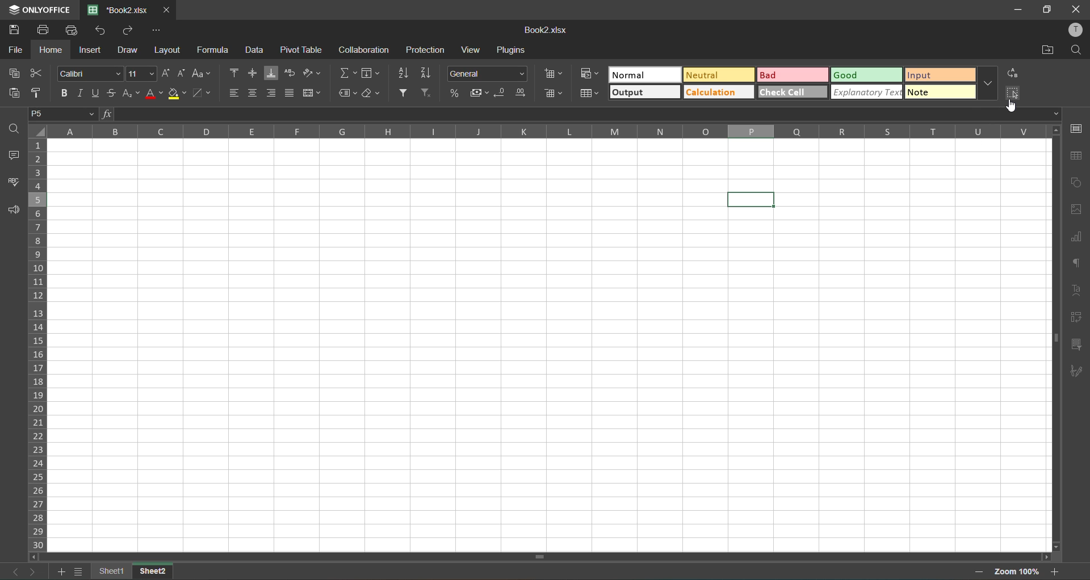 This screenshot has width=1090, height=580. I want to click on clear filter, so click(429, 94).